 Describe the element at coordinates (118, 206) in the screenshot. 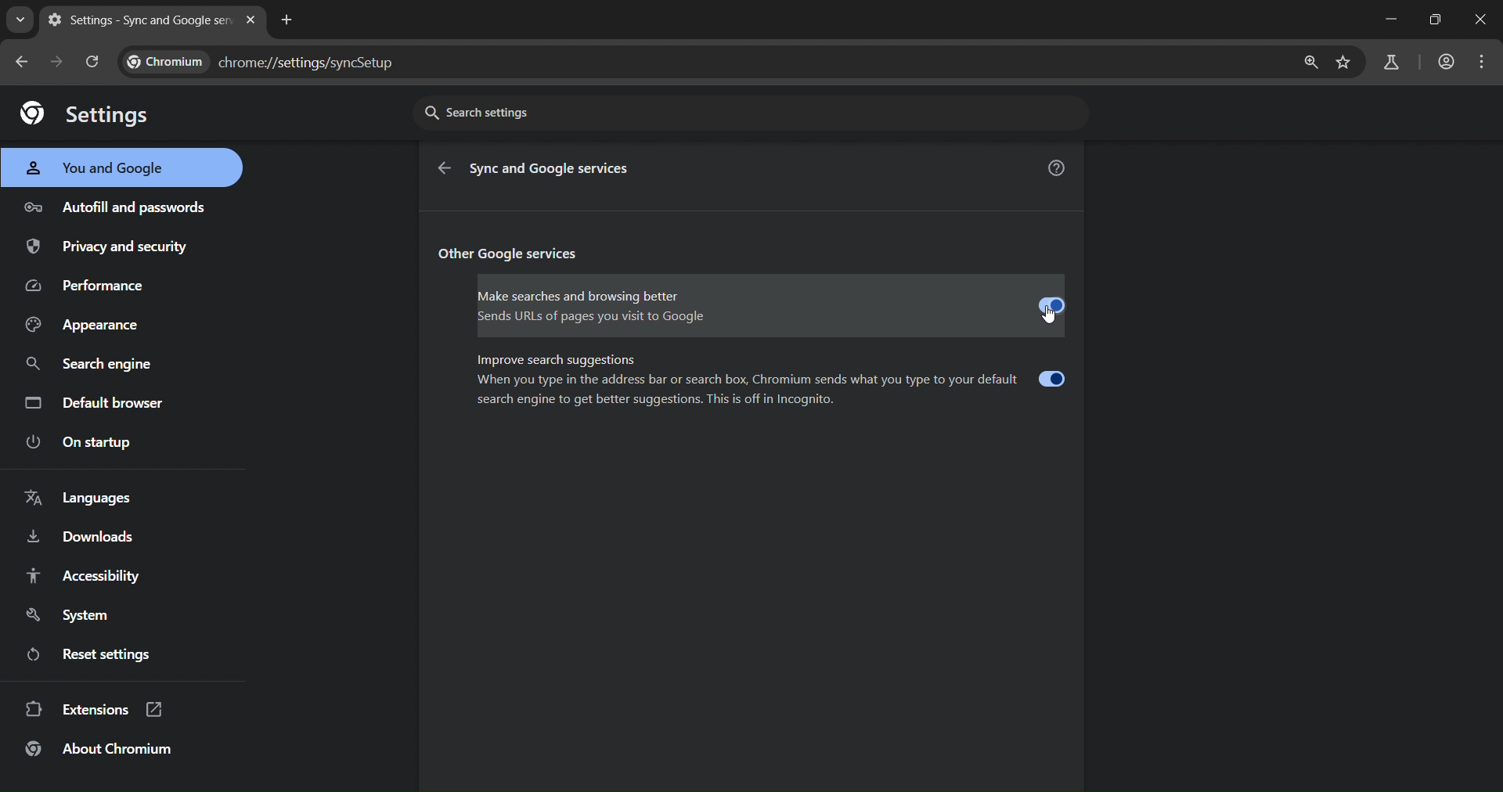

I see `autofill and passwords` at that location.